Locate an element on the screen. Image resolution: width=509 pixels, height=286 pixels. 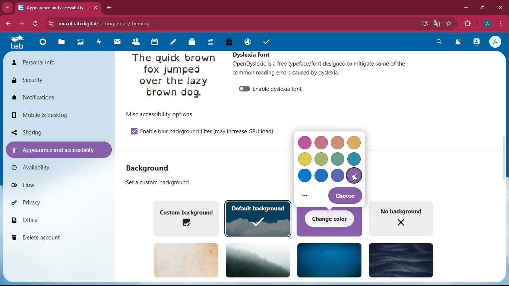
maximize is located at coordinates (484, 8).